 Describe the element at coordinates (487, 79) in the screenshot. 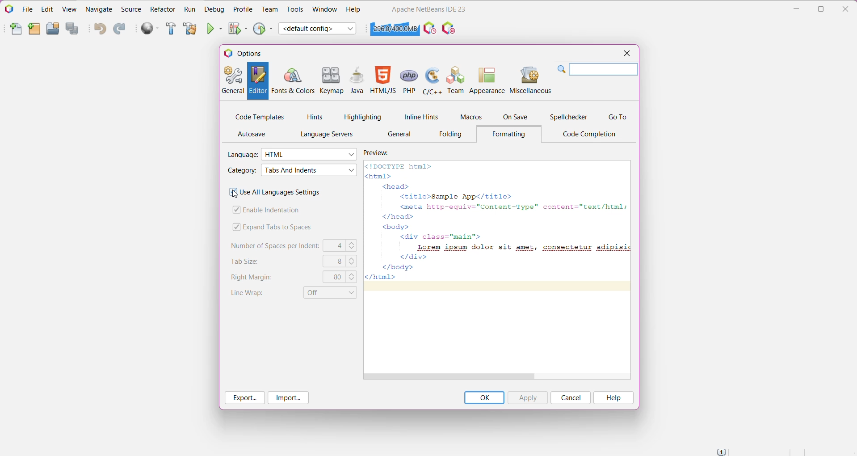

I see `Appearance` at that location.